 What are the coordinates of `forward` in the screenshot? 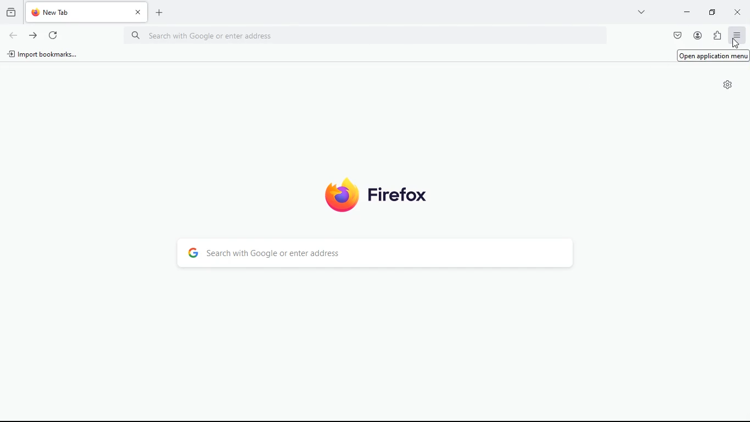 It's located at (32, 35).